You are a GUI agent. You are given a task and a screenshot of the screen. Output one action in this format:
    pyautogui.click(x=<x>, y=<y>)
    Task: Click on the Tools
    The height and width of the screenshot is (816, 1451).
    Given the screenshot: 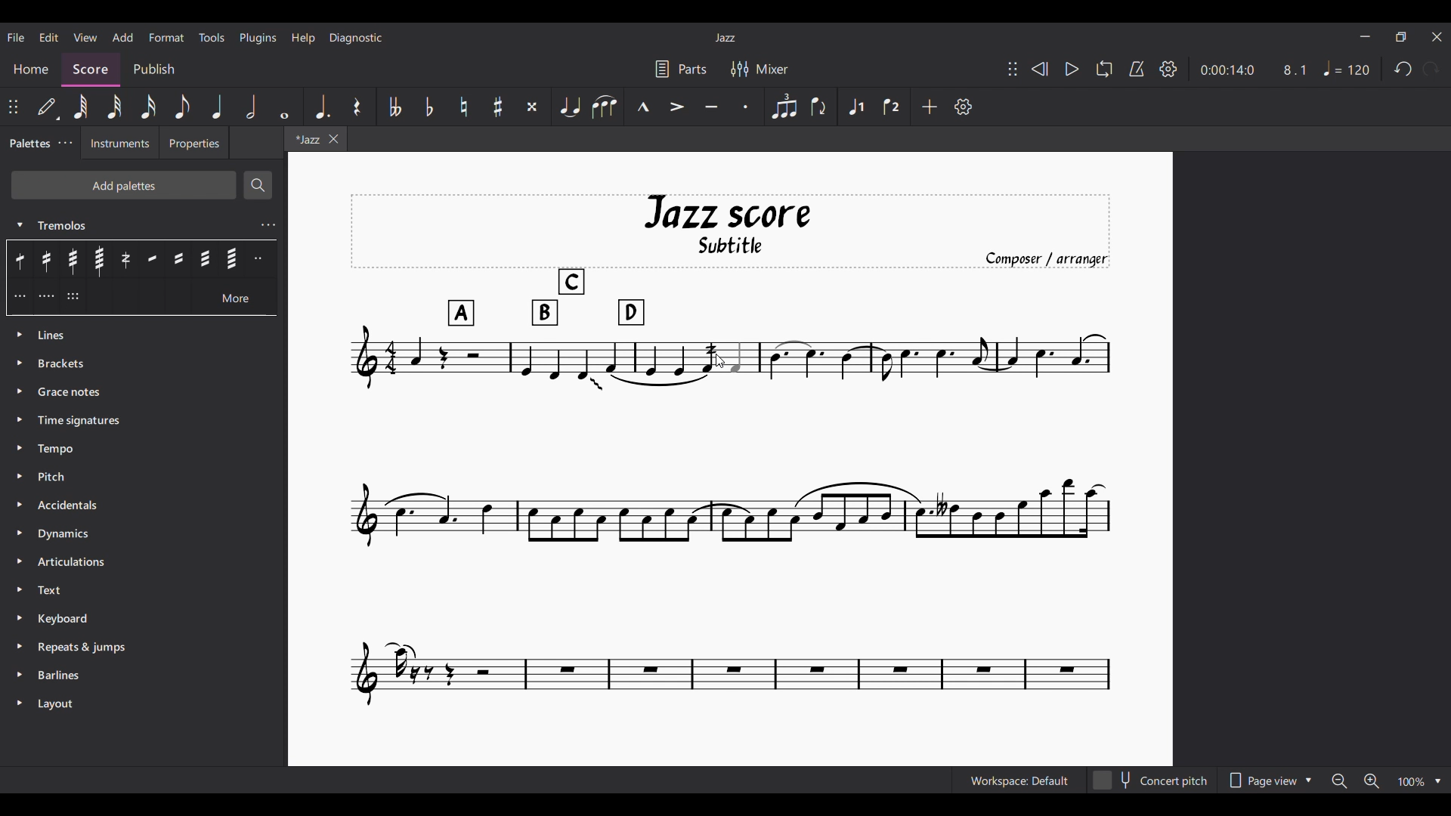 What is the action you would take?
    pyautogui.click(x=212, y=37)
    